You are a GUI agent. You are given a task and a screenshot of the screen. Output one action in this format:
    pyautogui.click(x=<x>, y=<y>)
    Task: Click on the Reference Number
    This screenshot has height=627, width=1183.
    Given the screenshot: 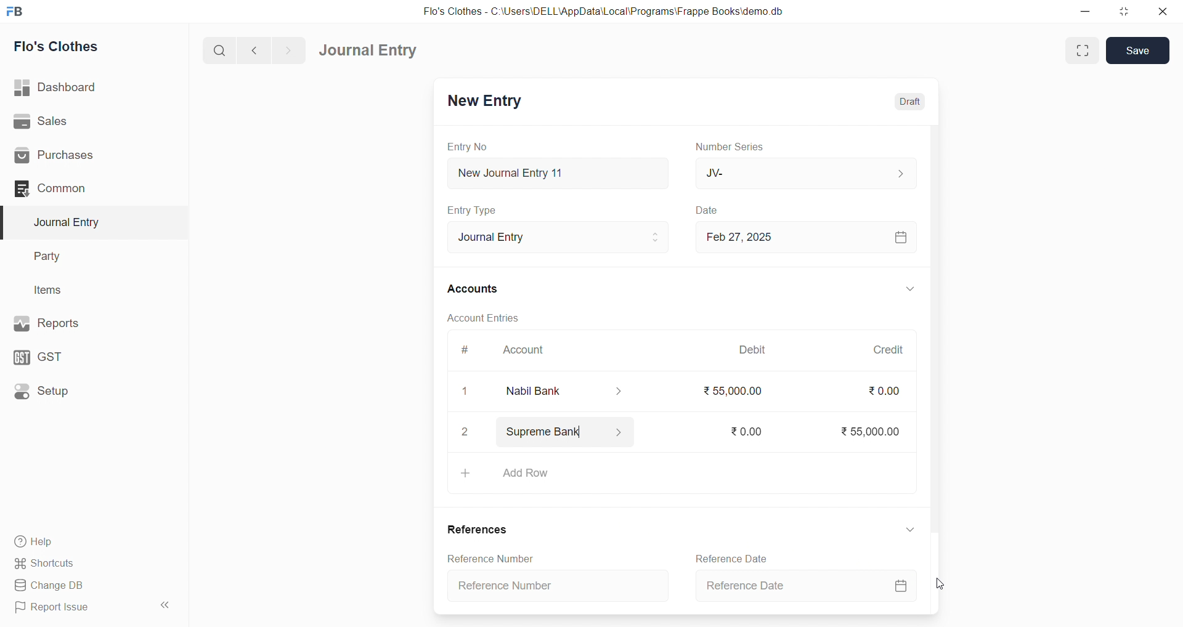 What is the action you would take?
    pyautogui.click(x=558, y=584)
    